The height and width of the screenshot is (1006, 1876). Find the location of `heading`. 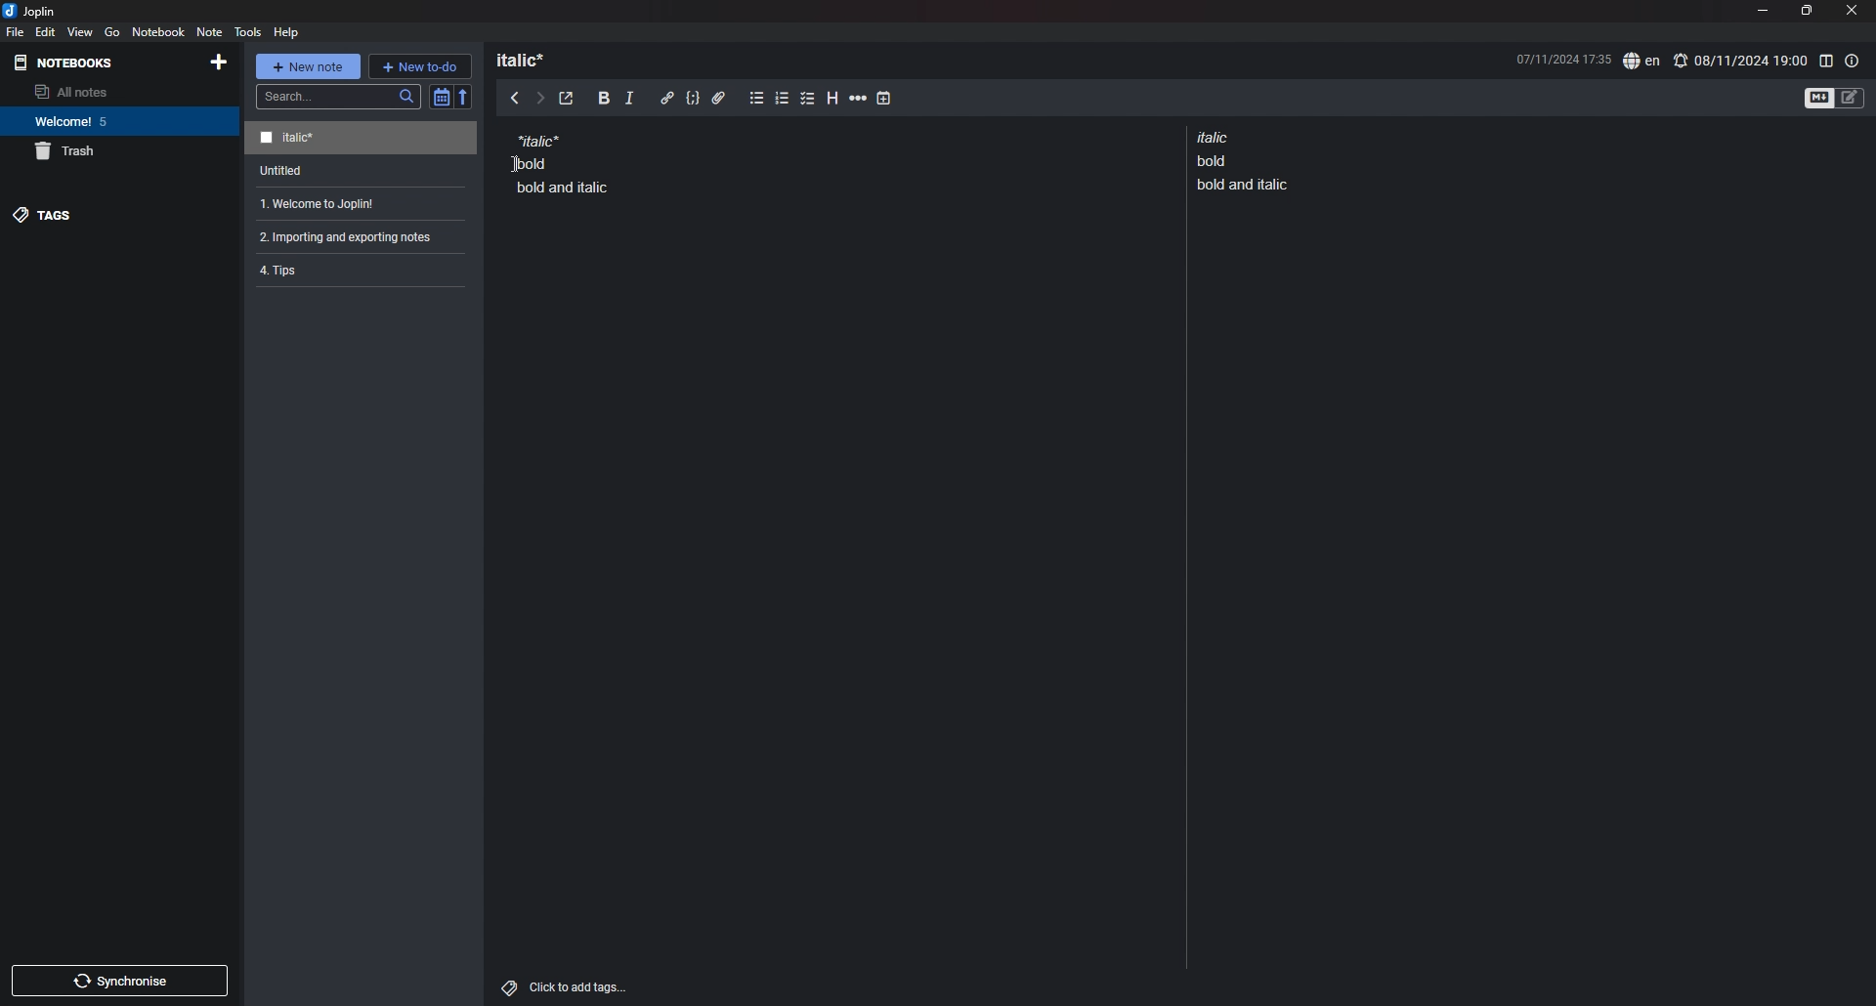

heading is located at coordinates (530, 60).